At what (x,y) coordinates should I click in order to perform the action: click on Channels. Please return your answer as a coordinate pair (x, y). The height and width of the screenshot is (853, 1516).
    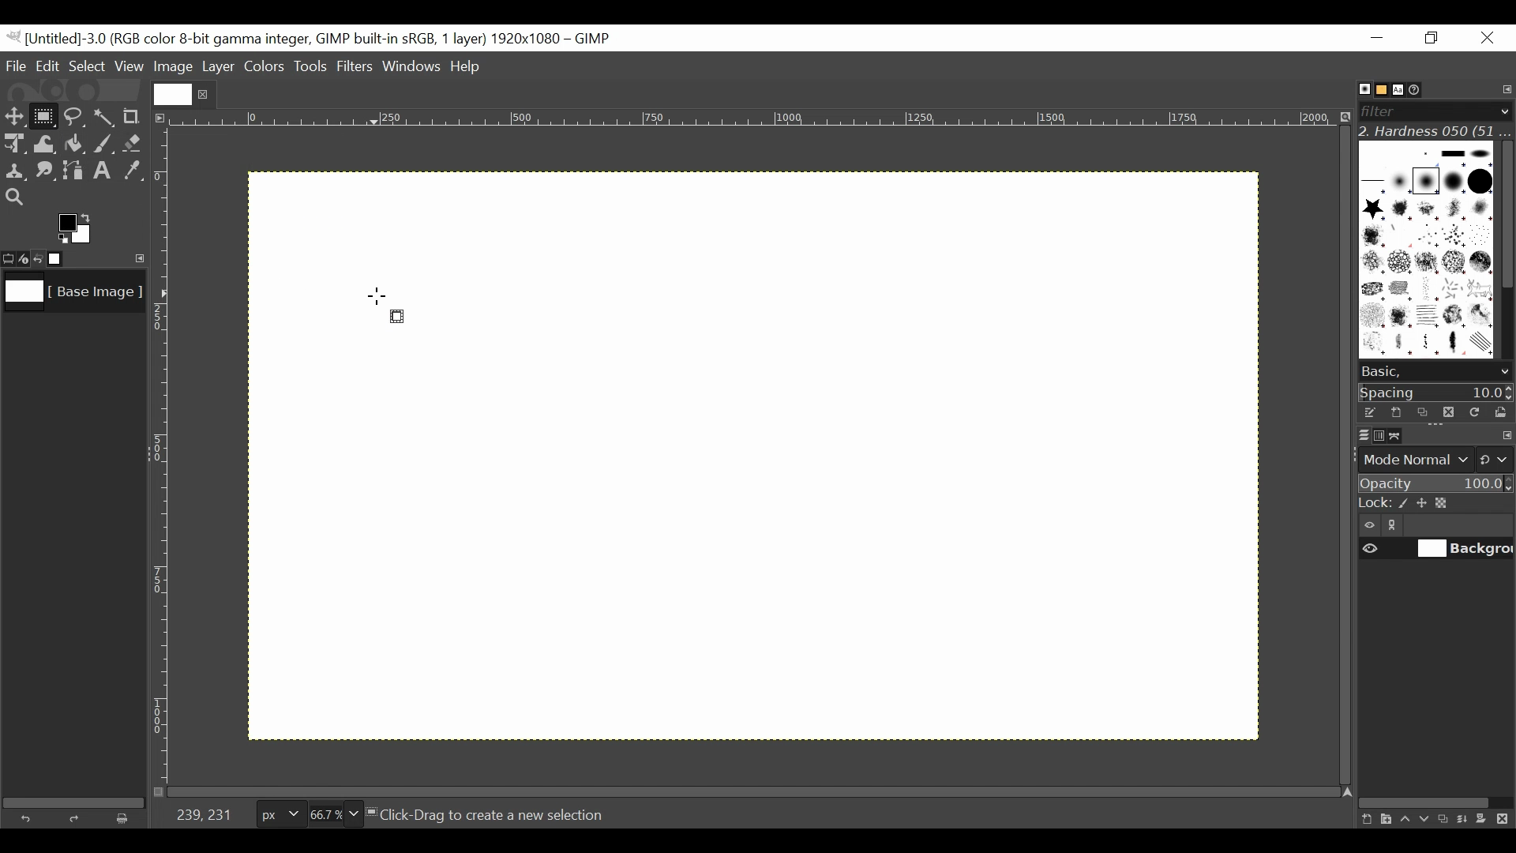
    Looking at the image, I should click on (1375, 434).